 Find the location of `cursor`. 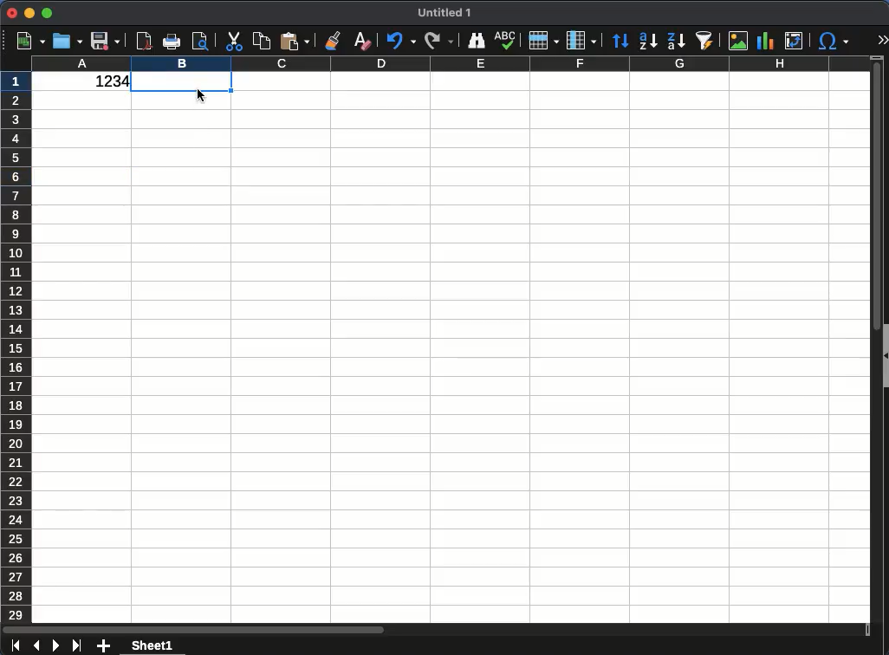

cursor is located at coordinates (204, 103).